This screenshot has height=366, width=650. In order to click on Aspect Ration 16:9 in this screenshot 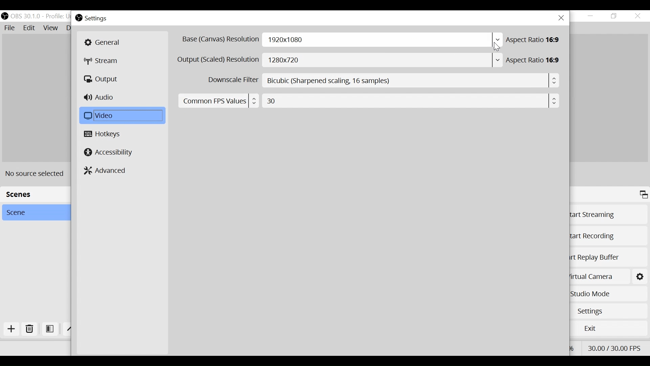, I will do `click(535, 60)`.